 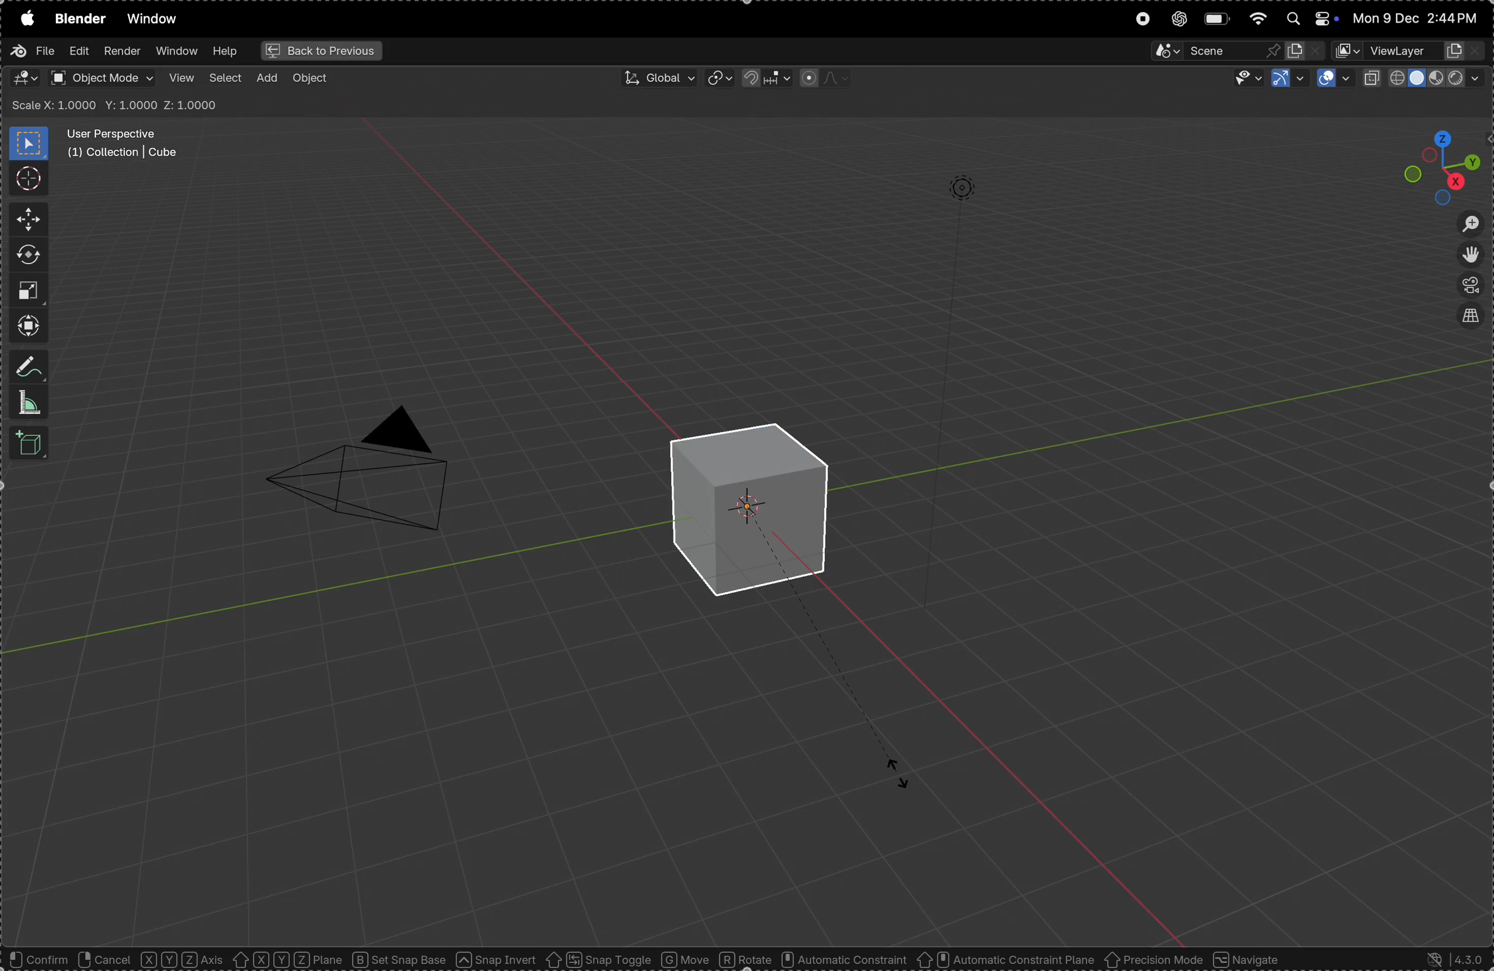 What do you see at coordinates (28, 366) in the screenshot?
I see `annotate ` at bounding box center [28, 366].